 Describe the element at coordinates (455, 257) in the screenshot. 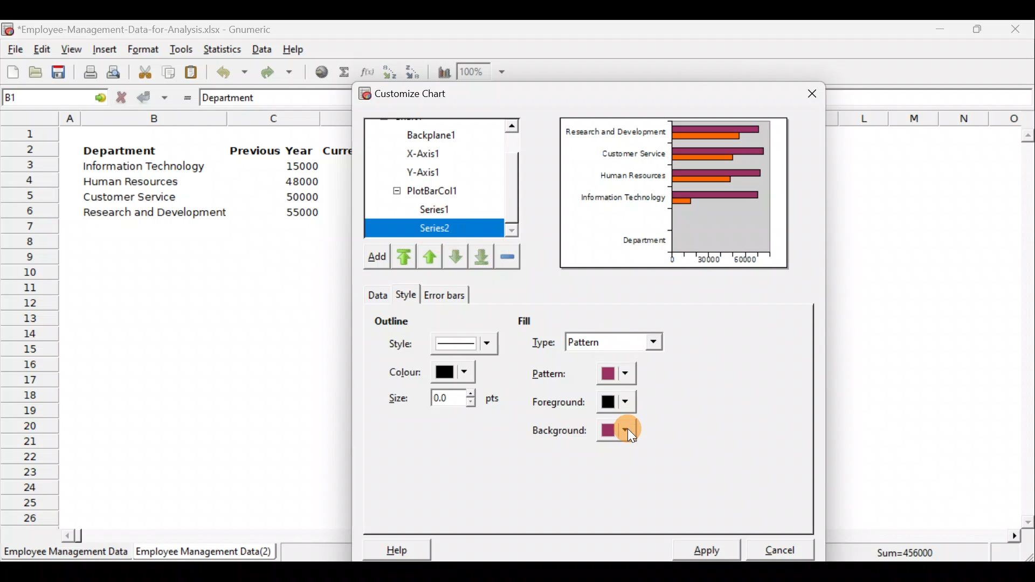

I see `Move down` at that location.